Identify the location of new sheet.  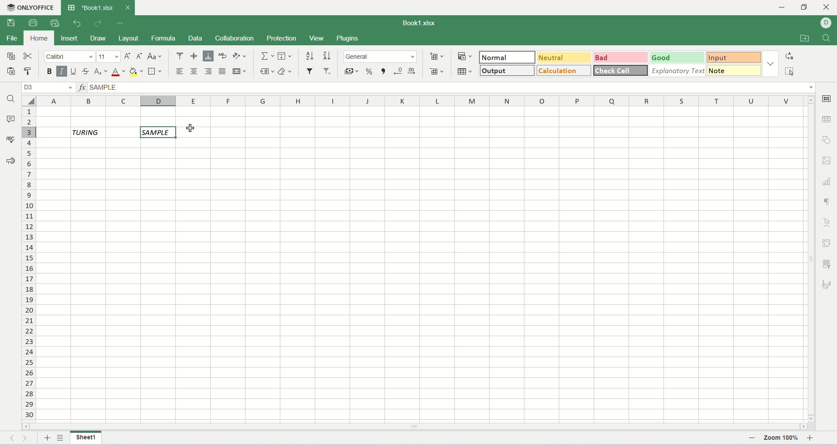
(48, 439).